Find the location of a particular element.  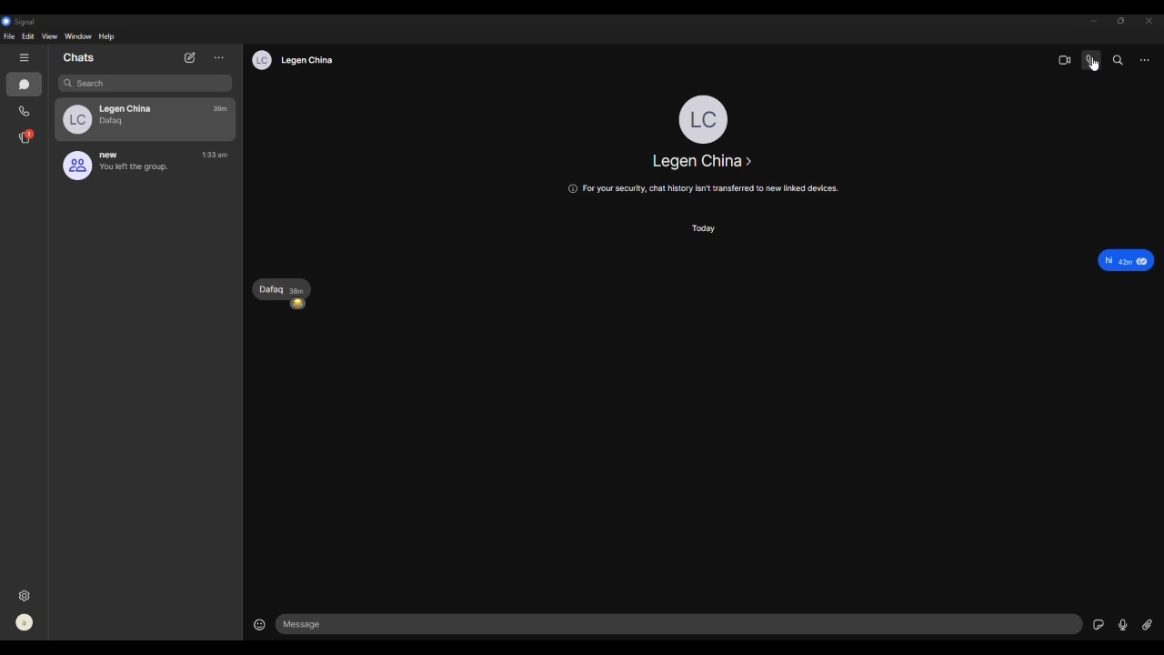

signal is located at coordinates (22, 22).